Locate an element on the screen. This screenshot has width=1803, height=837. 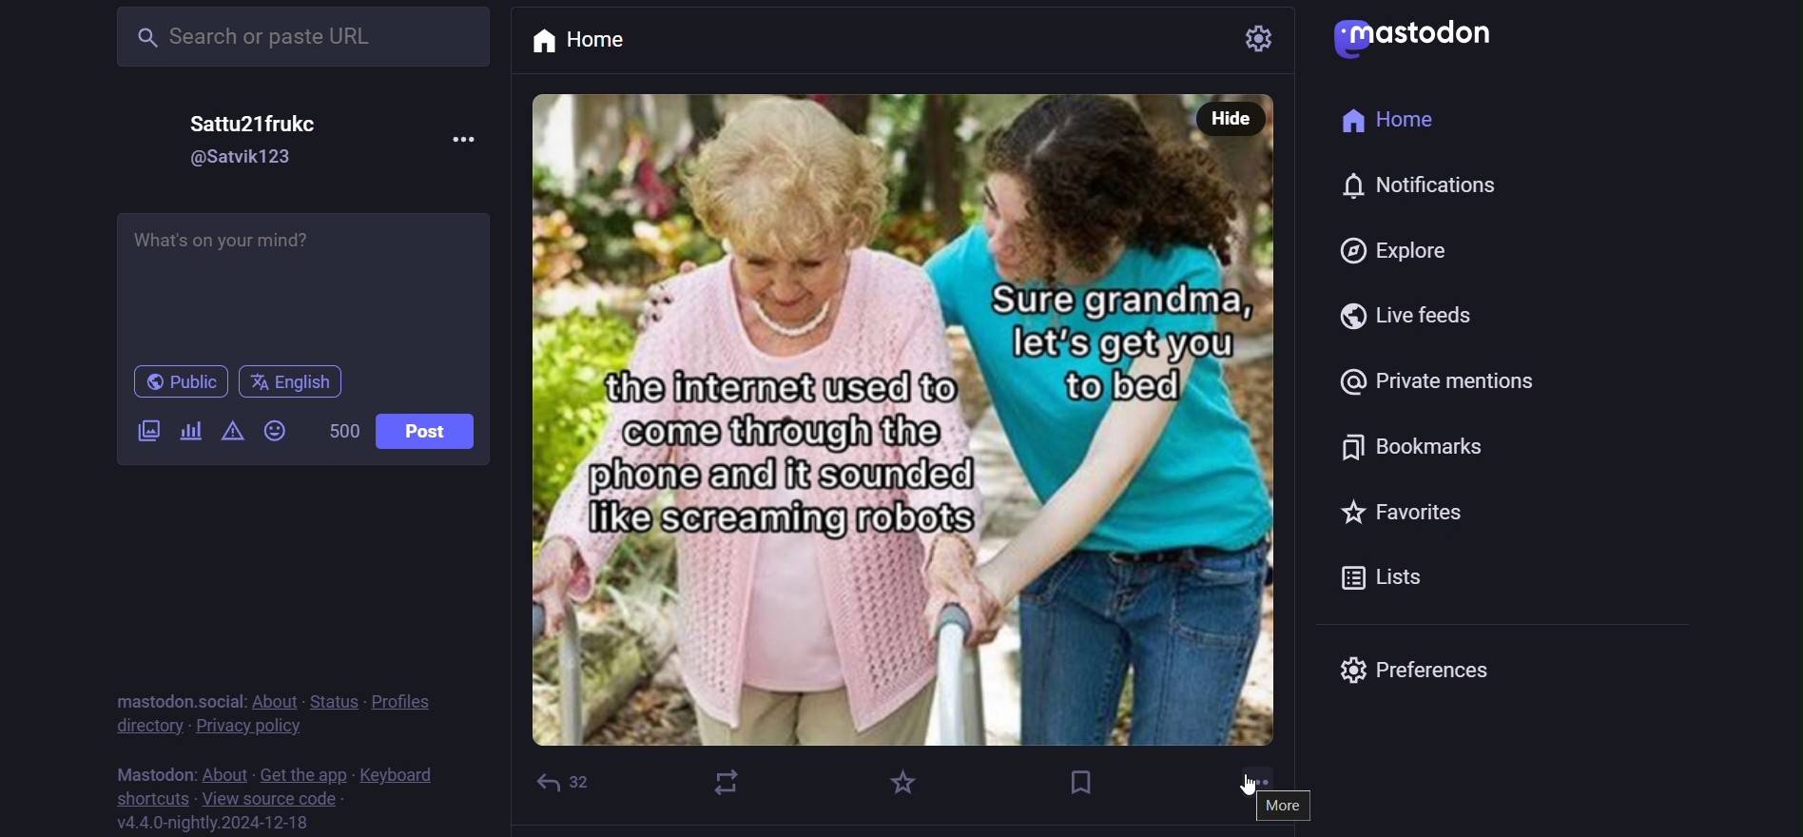
directory is located at coordinates (148, 725).